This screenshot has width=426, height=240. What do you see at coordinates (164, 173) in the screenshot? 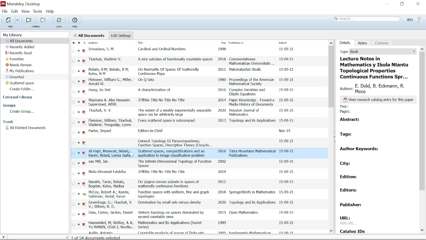
I see `title` at bounding box center [164, 173].